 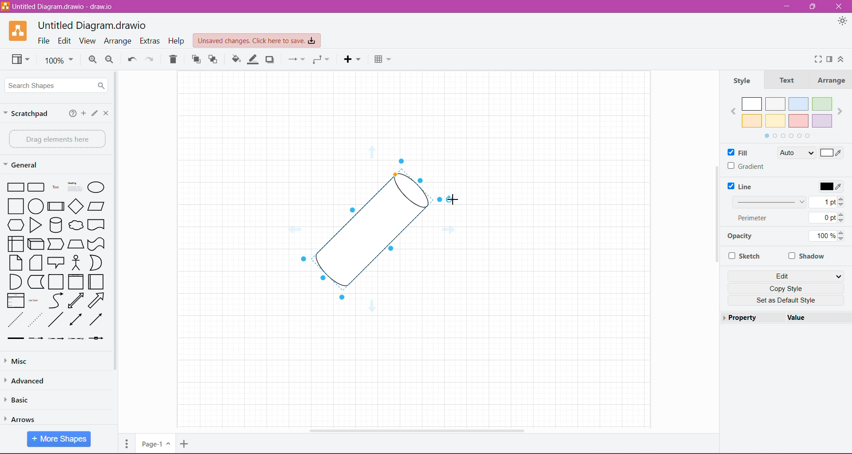 What do you see at coordinates (830, 186) in the screenshot?
I see `Set Line color` at bounding box center [830, 186].